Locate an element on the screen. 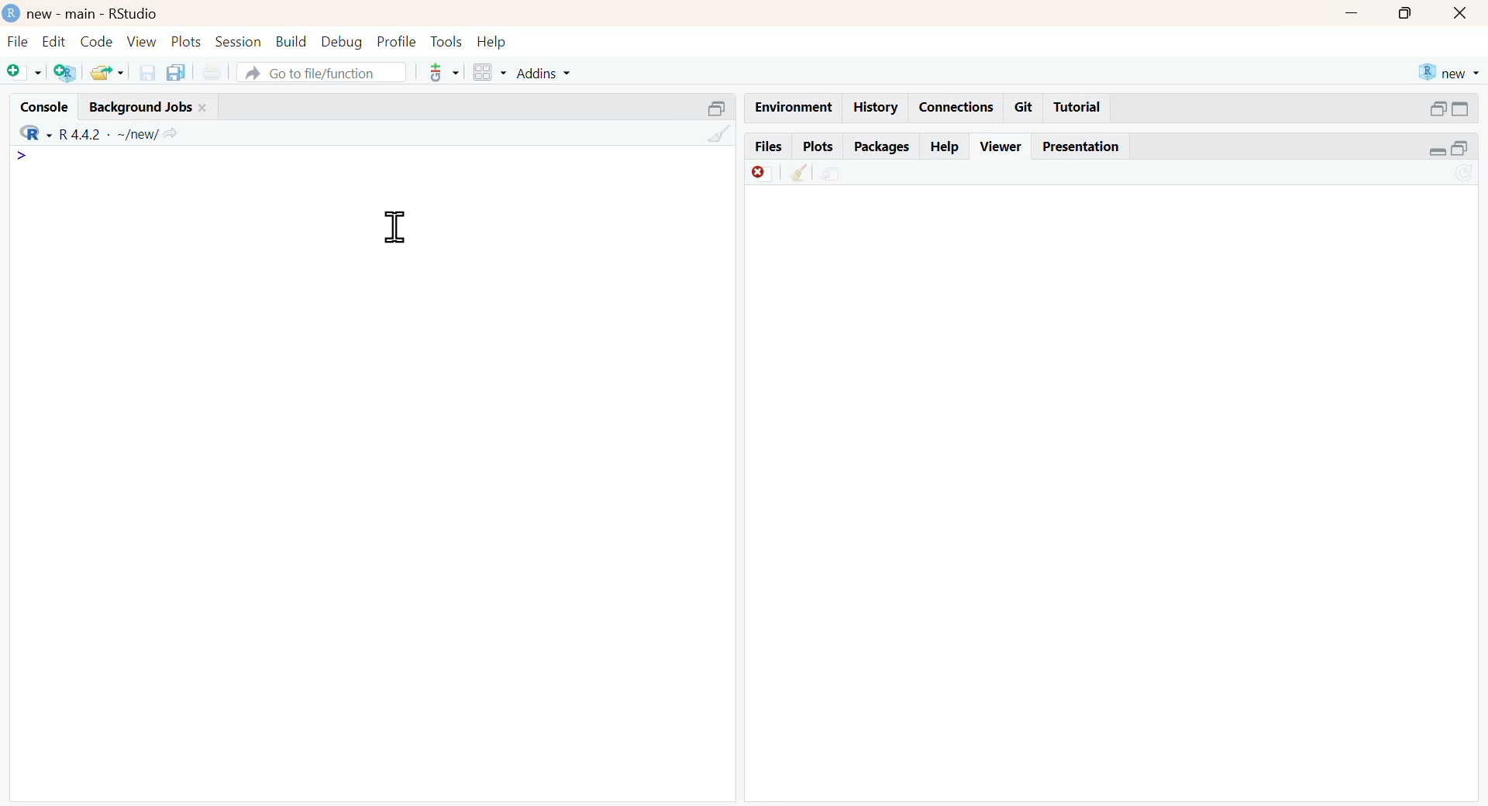 This screenshot has height=806, width=1488. Background Jobs is located at coordinates (162, 104).